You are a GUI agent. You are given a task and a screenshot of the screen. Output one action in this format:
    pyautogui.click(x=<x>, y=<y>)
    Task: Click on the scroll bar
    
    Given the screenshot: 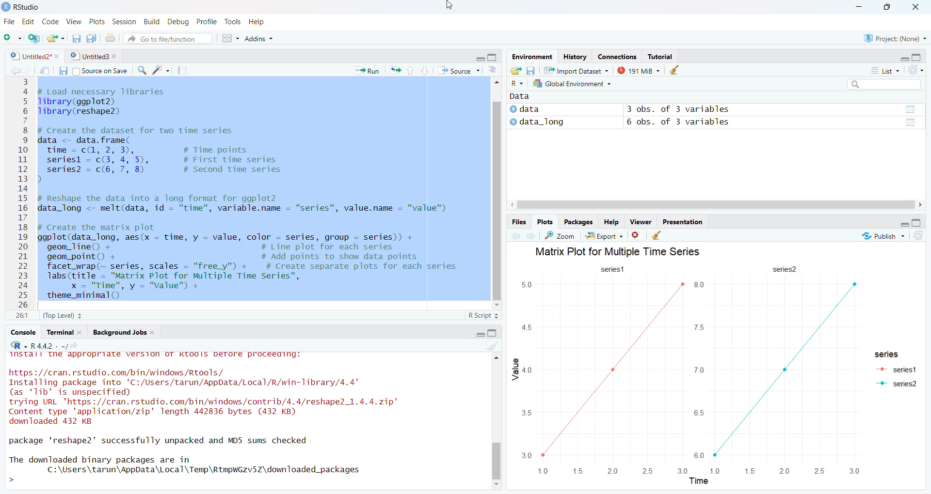 What is the action you would take?
    pyautogui.click(x=496, y=200)
    